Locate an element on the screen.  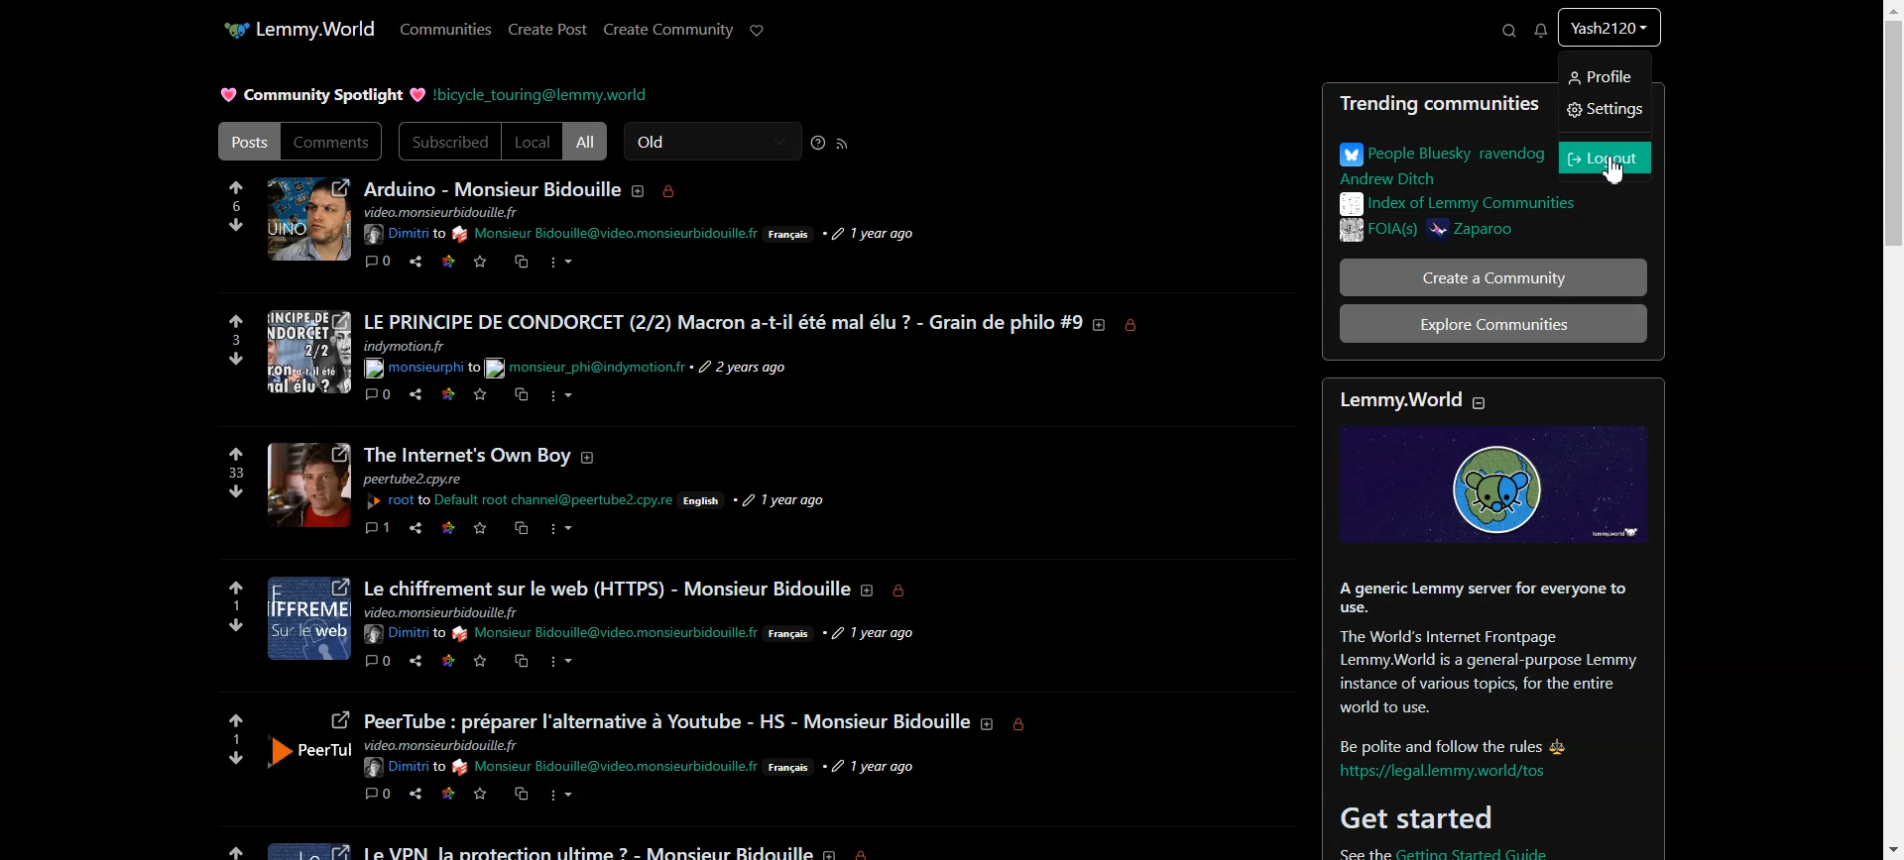
1 year ago is located at coordinates (886, 632).